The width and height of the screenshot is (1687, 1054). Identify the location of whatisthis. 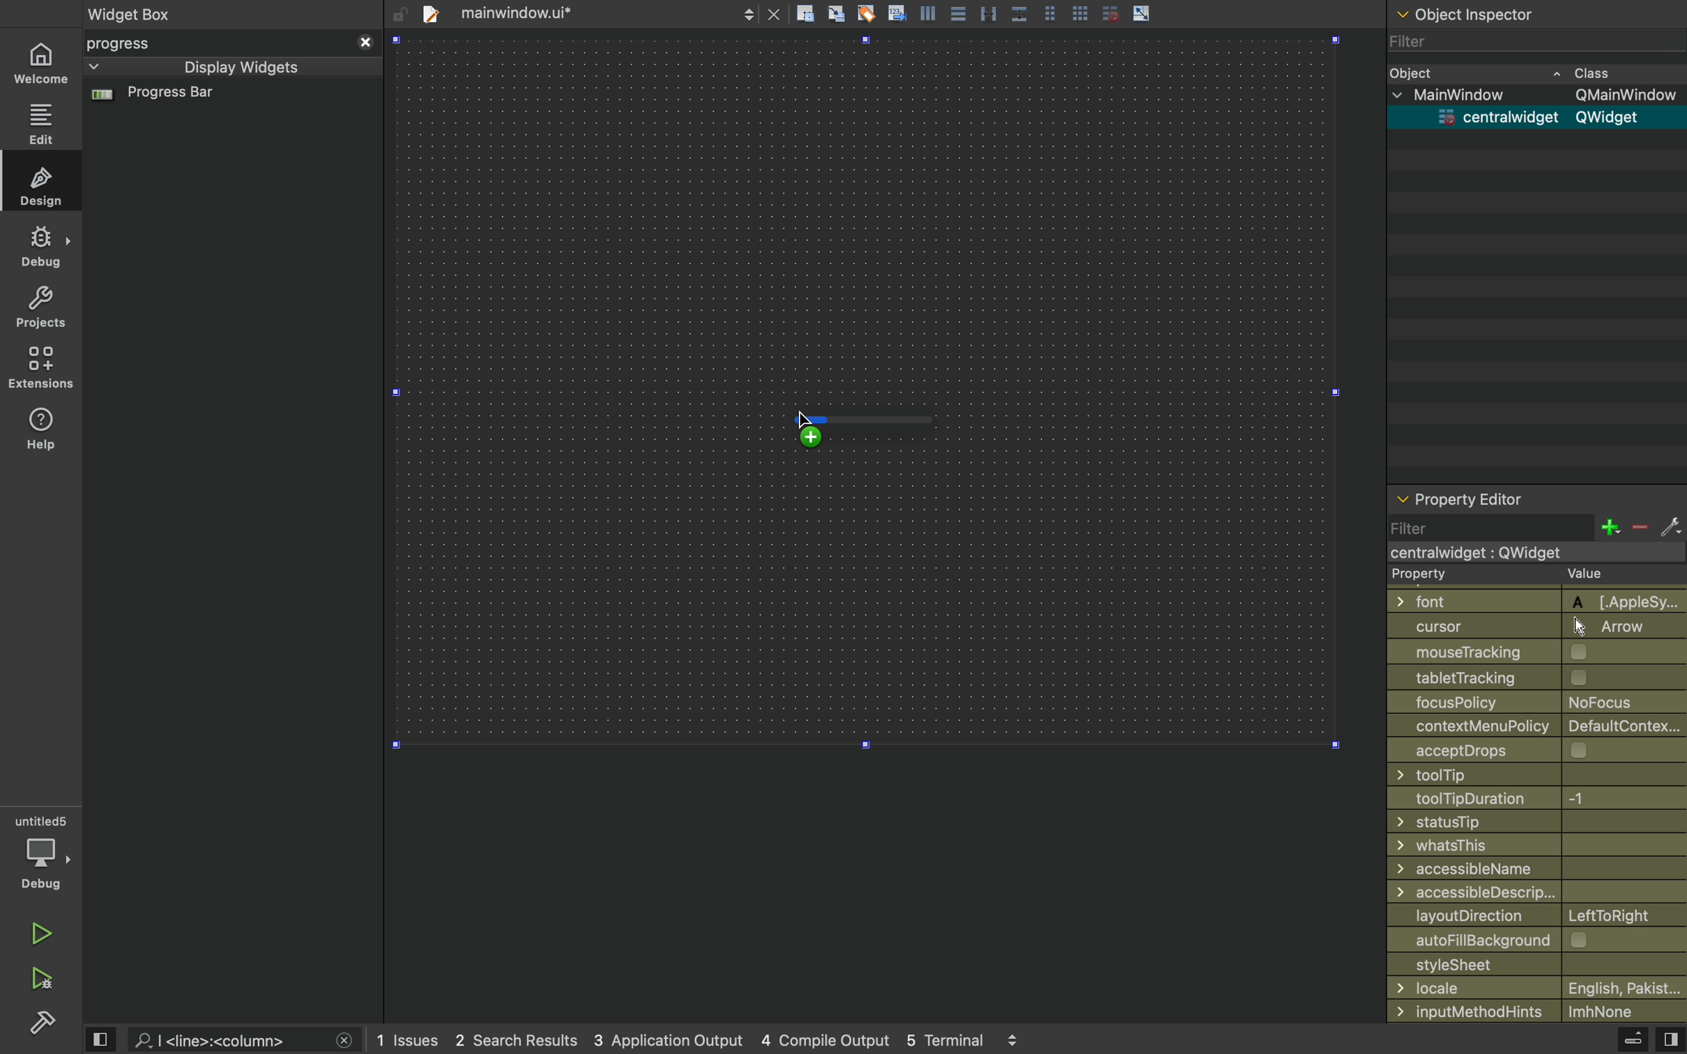
(1525, 846).